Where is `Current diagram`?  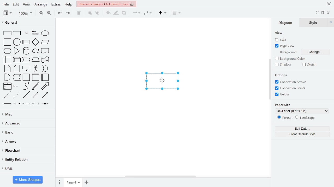 Current diagram is located at coordinates (160, 81).